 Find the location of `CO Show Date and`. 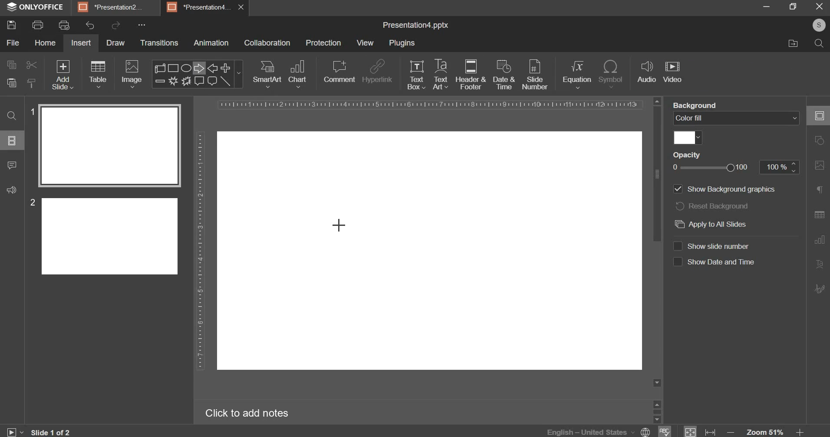

CO Show Date and is located at coordinates (724, 247).